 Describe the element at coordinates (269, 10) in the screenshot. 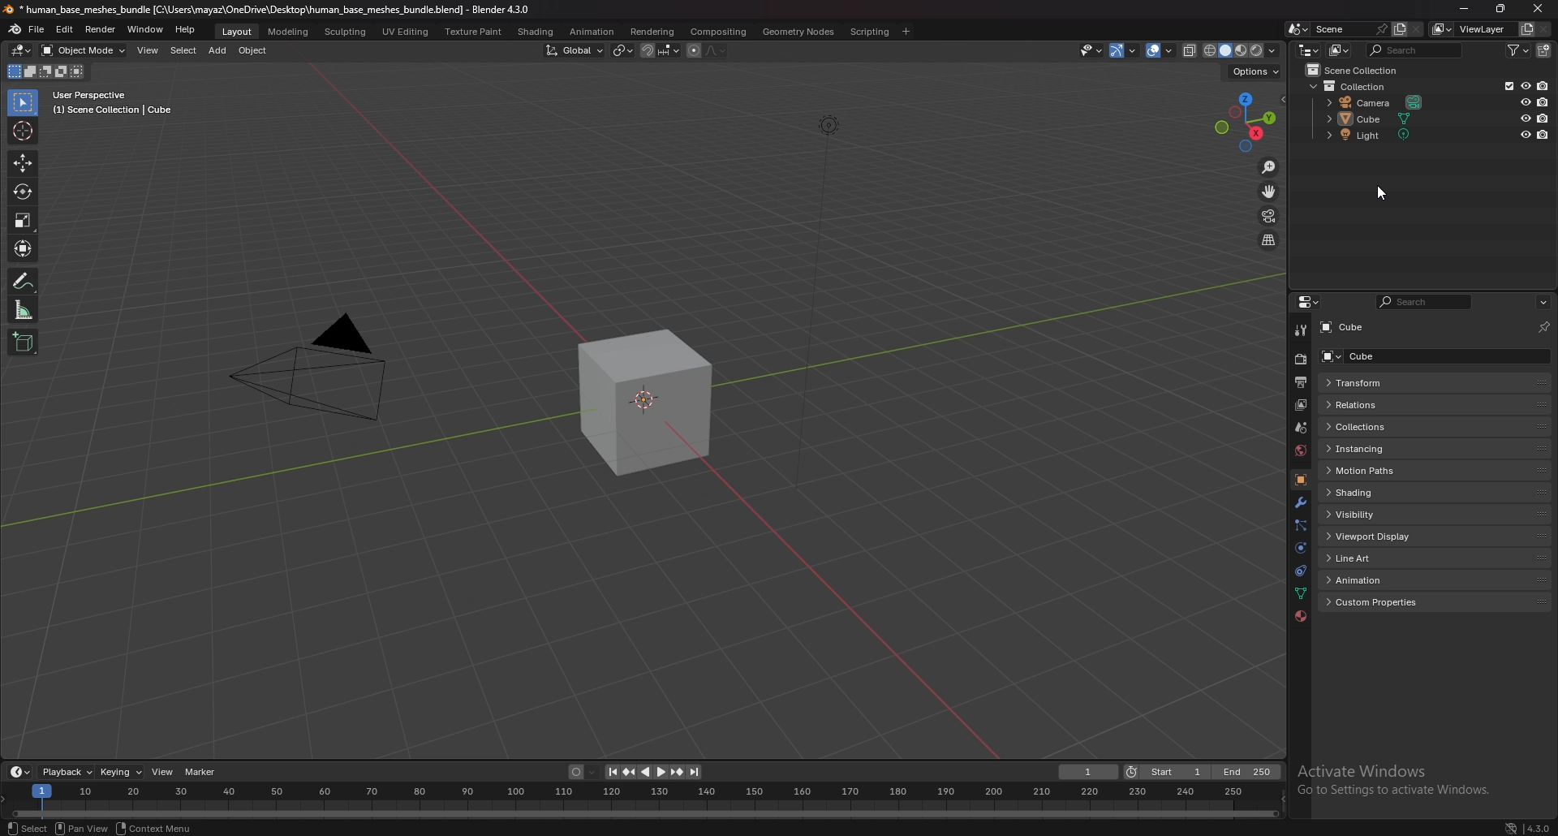

I see `title` at that location.